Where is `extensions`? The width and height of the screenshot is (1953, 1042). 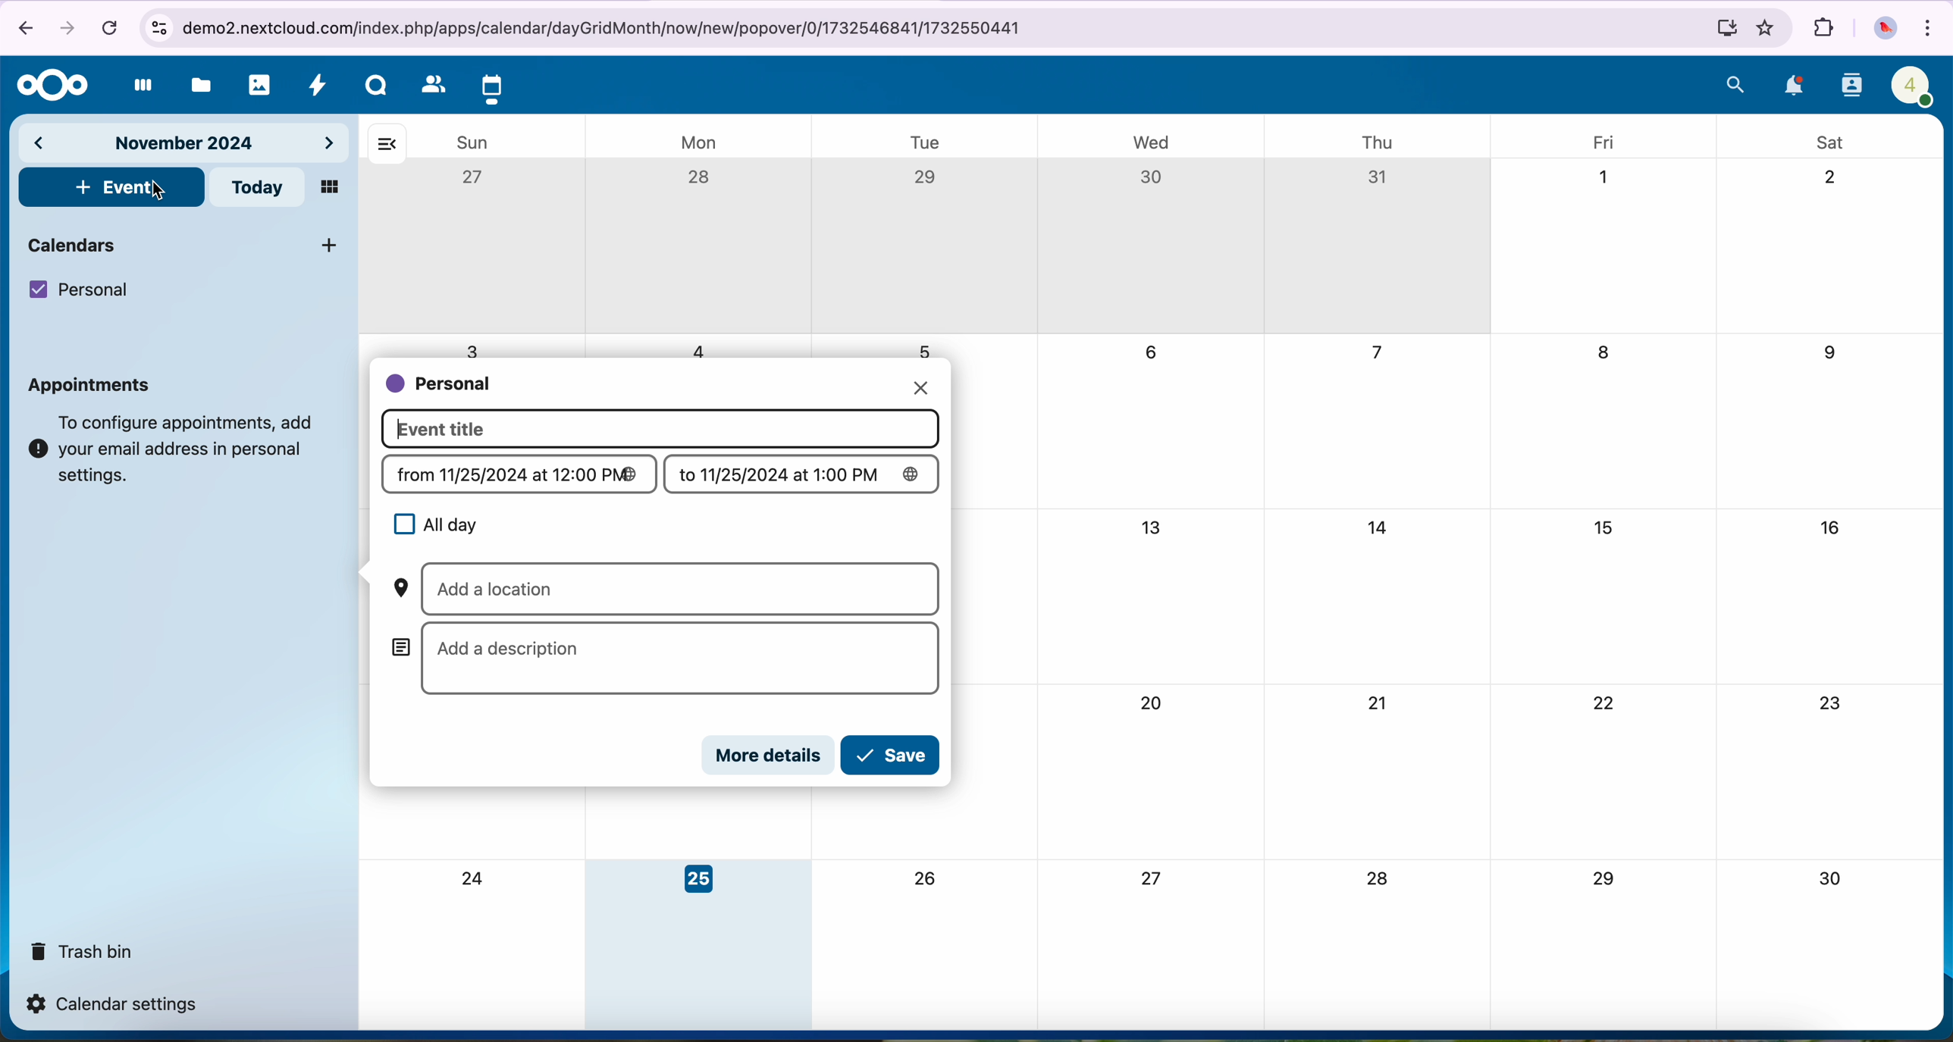
extensions is located at coordinates (1821, 28).